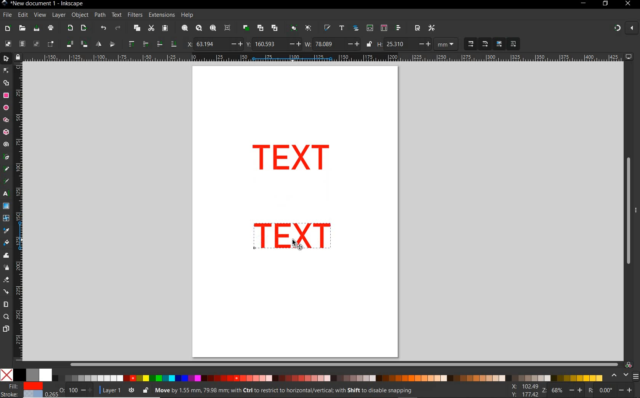 The width and height of the screenshot is (640, 398). I want to click on rectangle tool, so click(6, 95).